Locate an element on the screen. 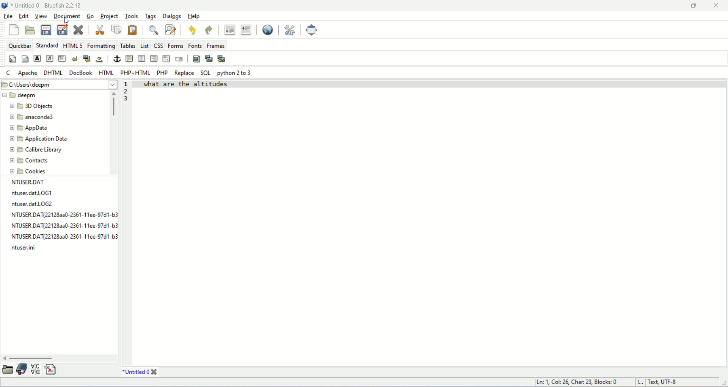  title is located at coordinates (141, 372).